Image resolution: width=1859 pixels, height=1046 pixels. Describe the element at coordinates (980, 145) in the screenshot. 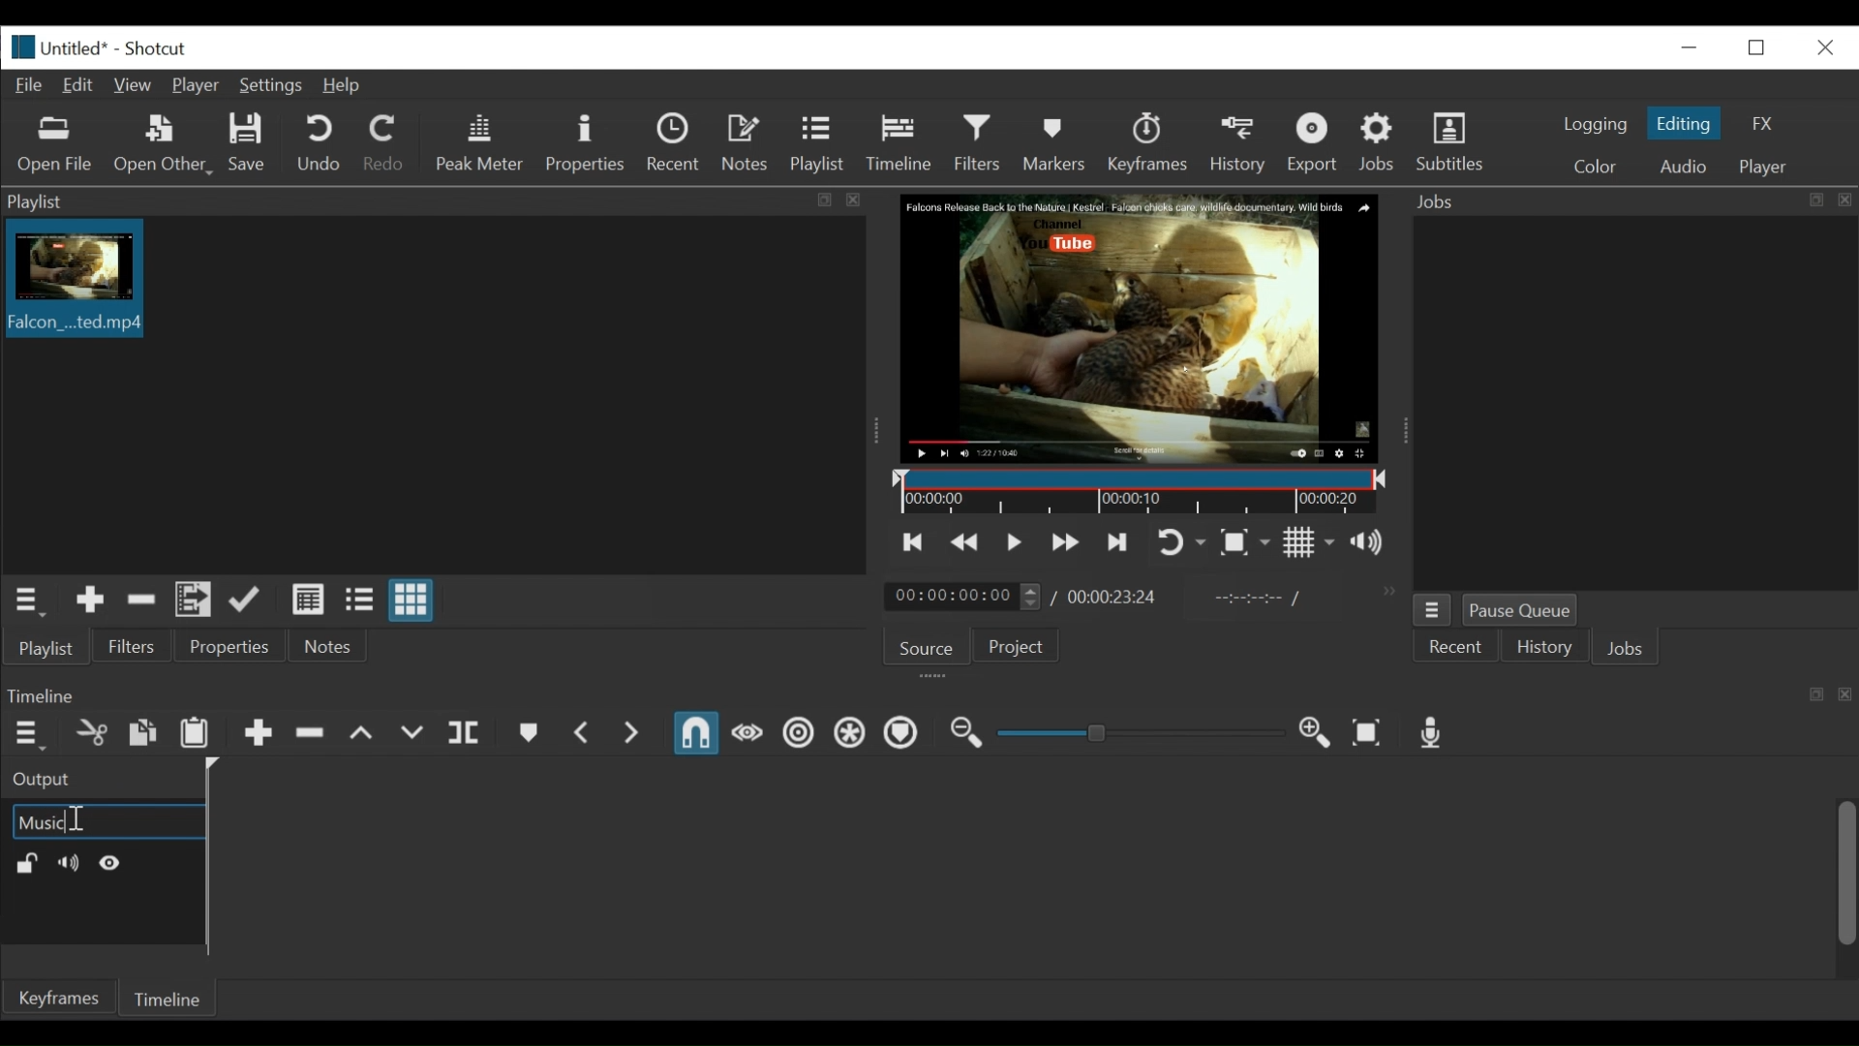

I see `Filters` at that location.